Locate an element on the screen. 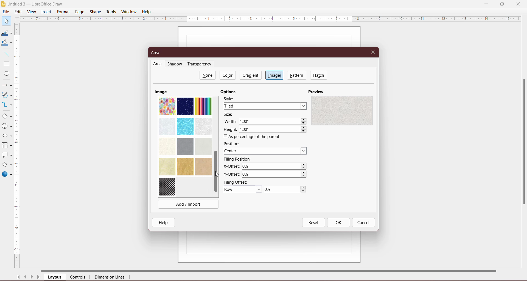 The image size is (527, 281). Window is located at coordinates (129, 12).